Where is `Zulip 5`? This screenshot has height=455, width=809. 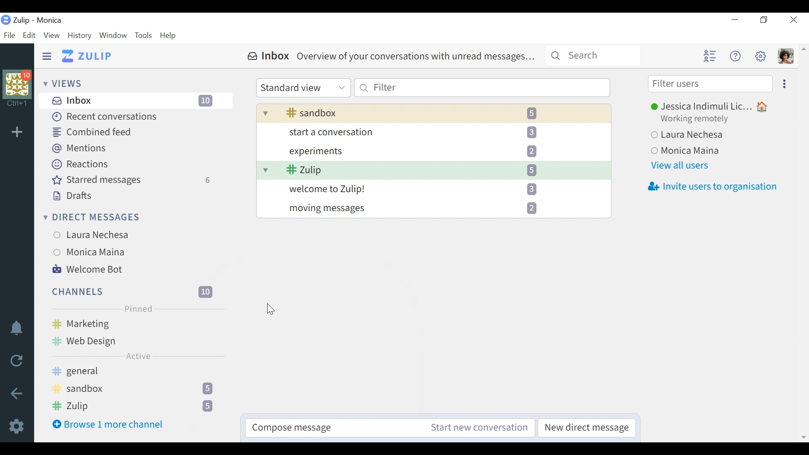 Zulip 5 is located at coordinates (431, 169).